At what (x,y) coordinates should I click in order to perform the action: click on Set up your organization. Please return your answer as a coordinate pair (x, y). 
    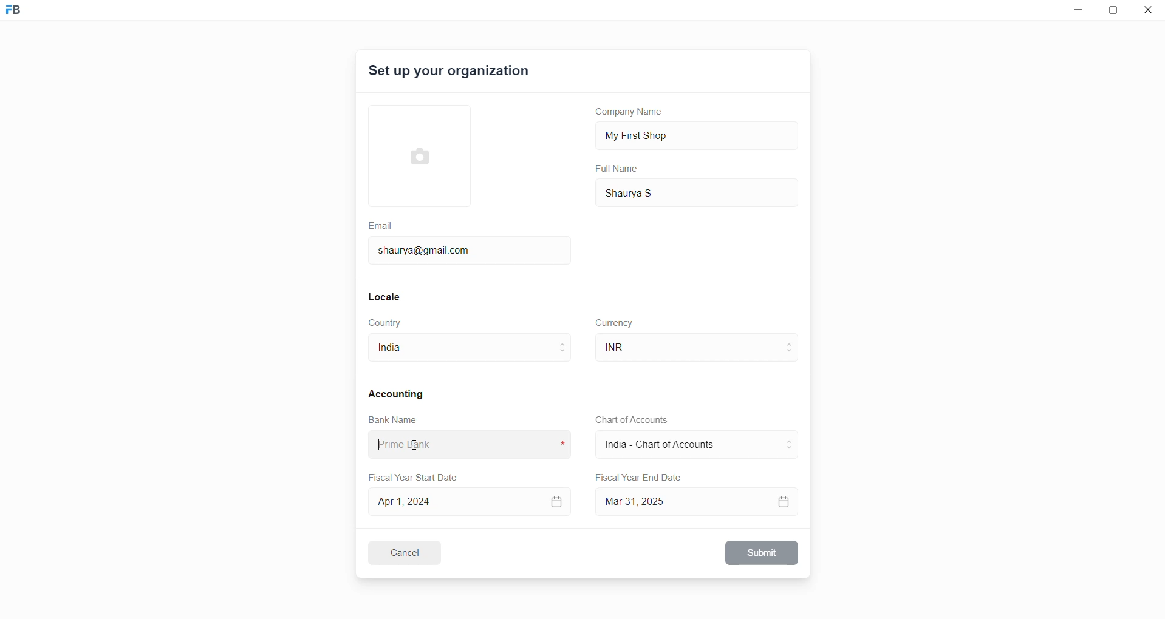
    Looking at the image, I should click on (450, 73).